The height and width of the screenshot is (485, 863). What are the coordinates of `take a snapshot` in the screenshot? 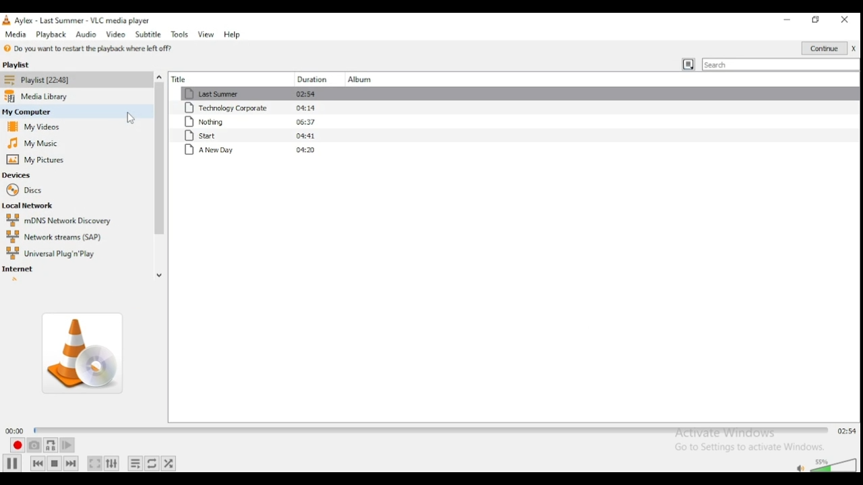 It's located at (34, 445).